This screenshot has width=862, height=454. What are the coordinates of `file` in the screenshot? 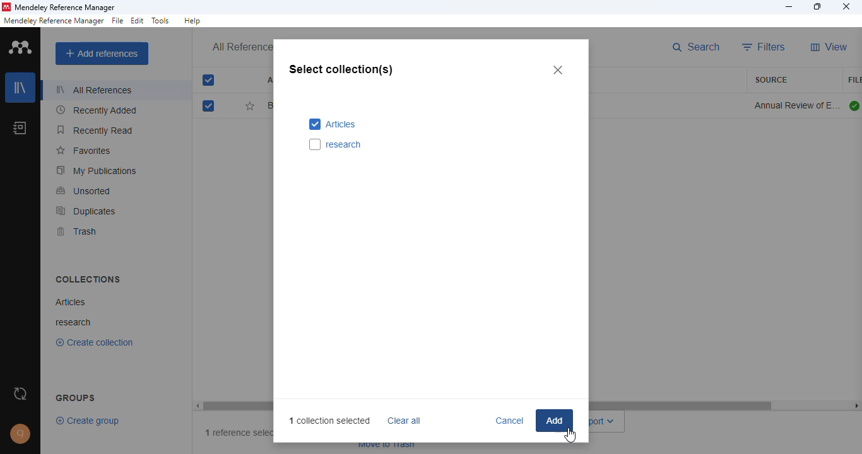 It's located at (117, 21).